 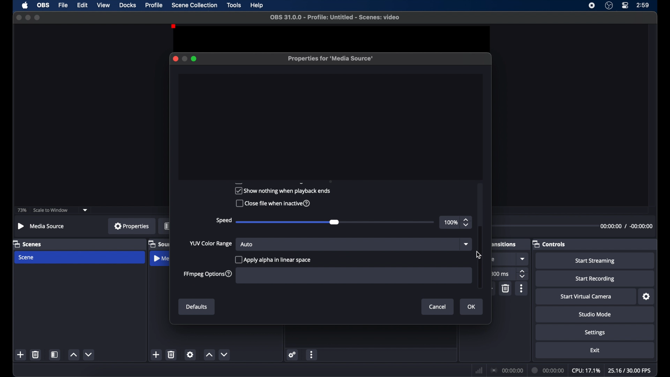 I want to click on yup color range, so click(x=211, y=244).